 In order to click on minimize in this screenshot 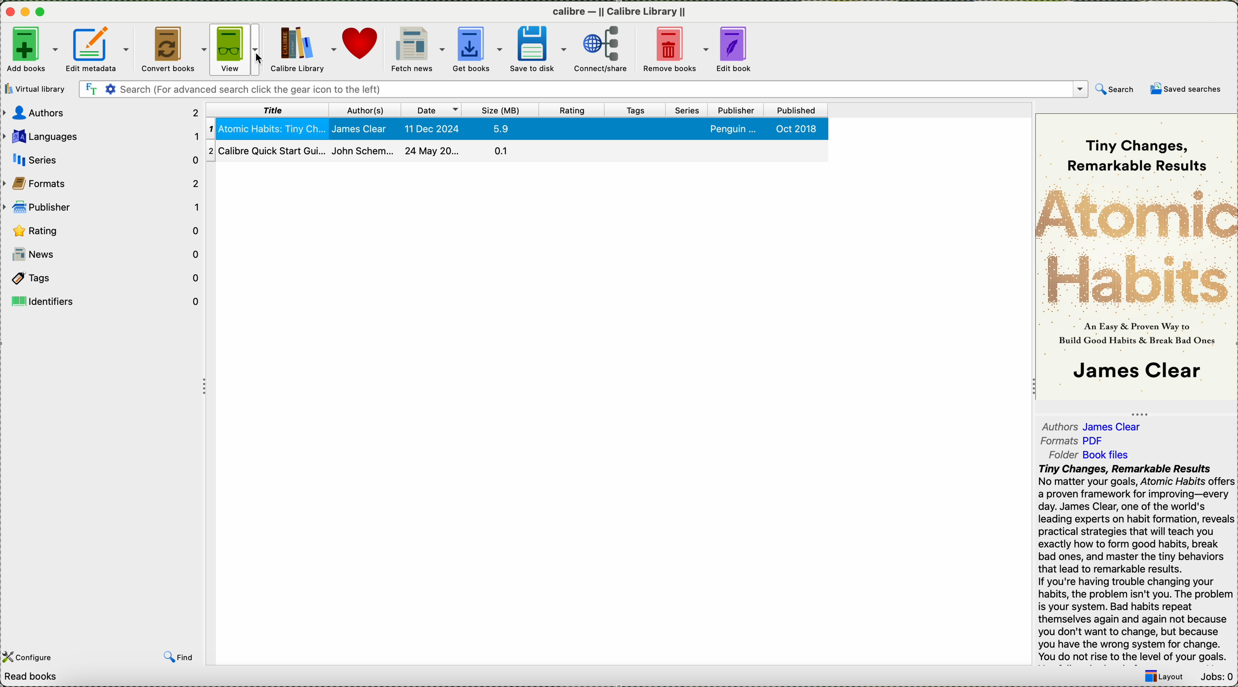, I will do `click(24, 12)`.